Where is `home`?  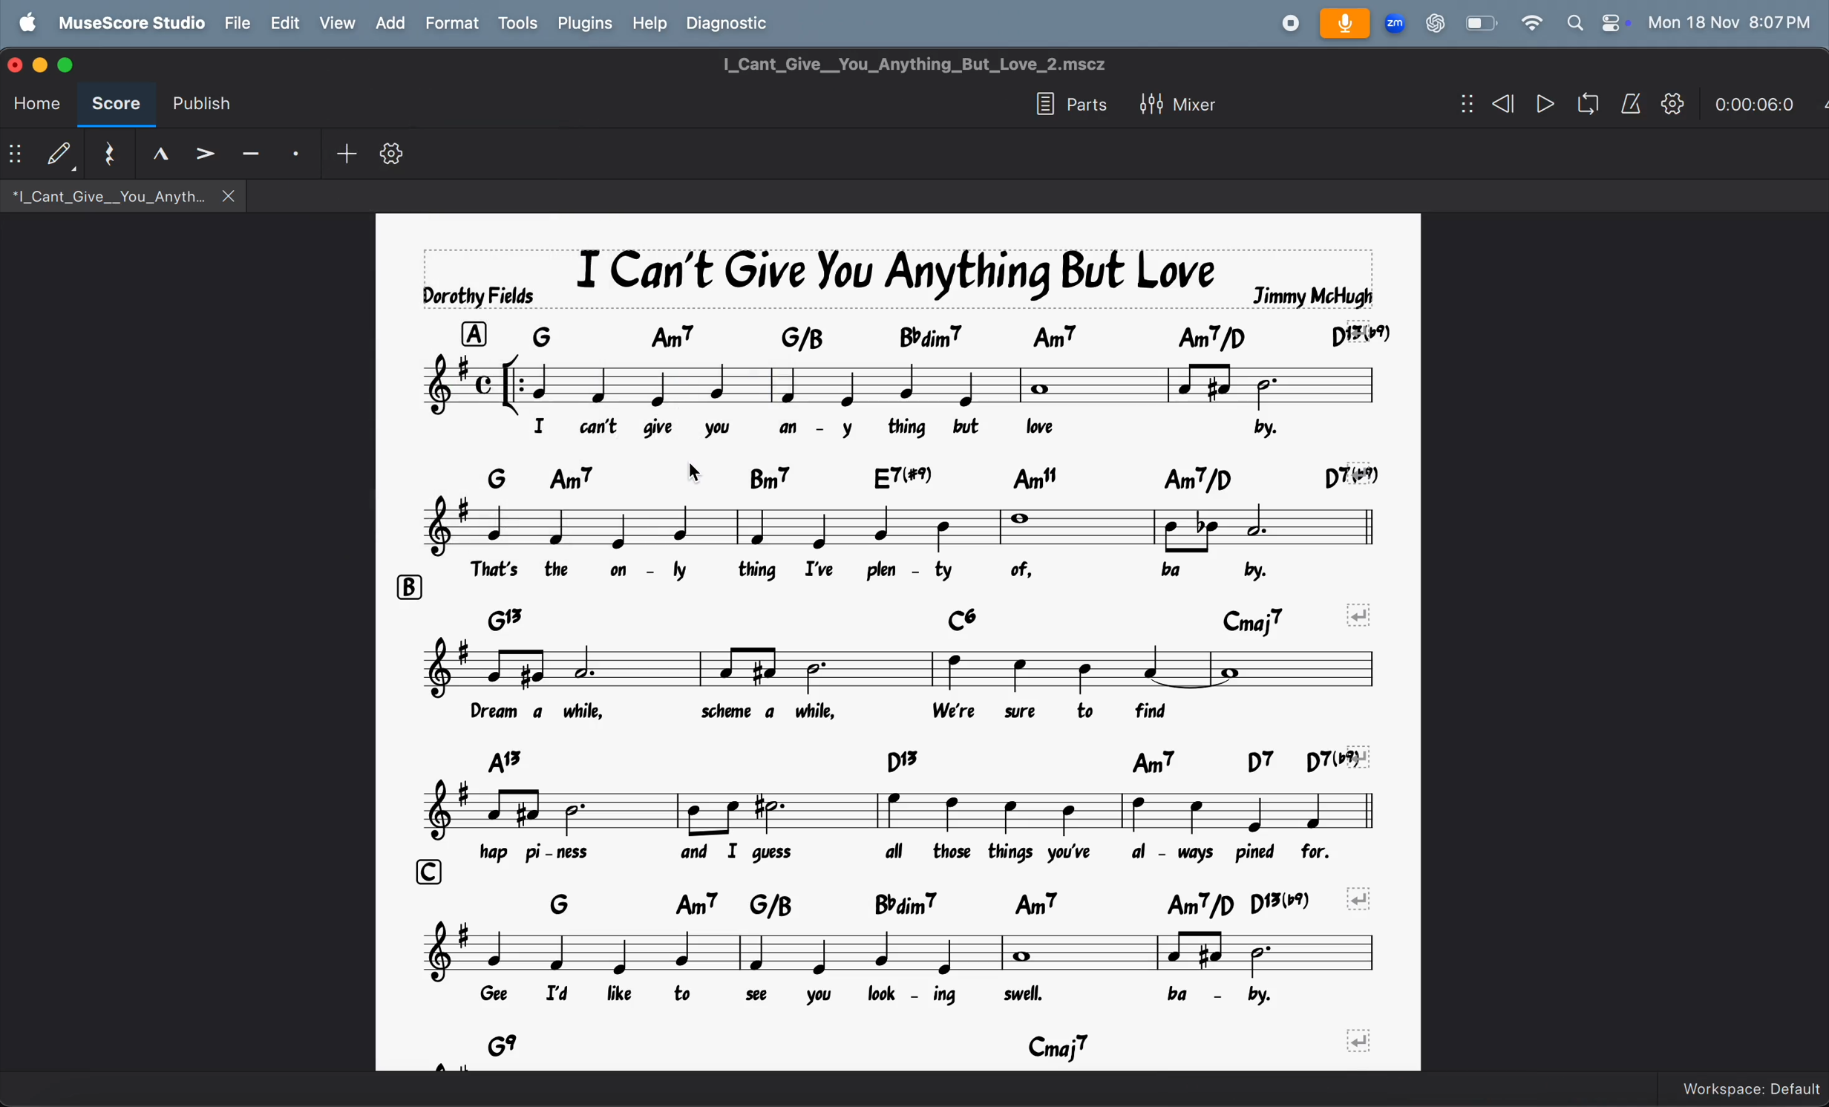
home is located at coordinates (38, 105).